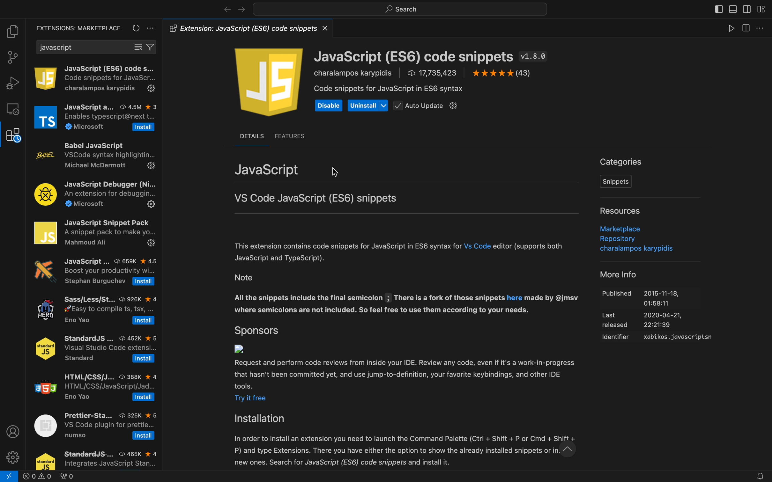  What do you see at coordinates (13, 83) in the screenshot?
I see `debugger` at bounding box center [13, 83].